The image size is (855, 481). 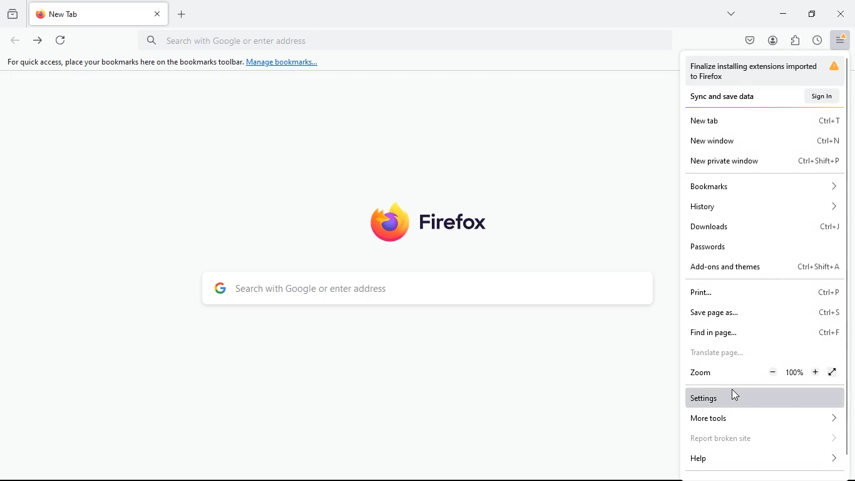 What do you see at coordinates (763, 267) in the screenshot?
I see `add-ons and themes` at bounding box center [763, 267].